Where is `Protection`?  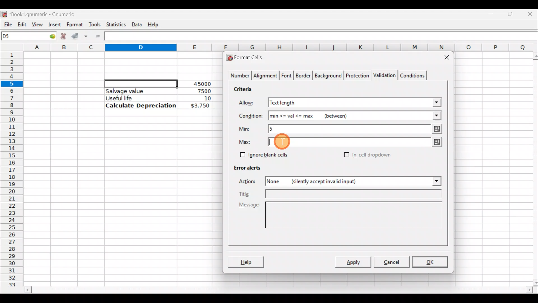 Protection is located at coordinates (356, 76).